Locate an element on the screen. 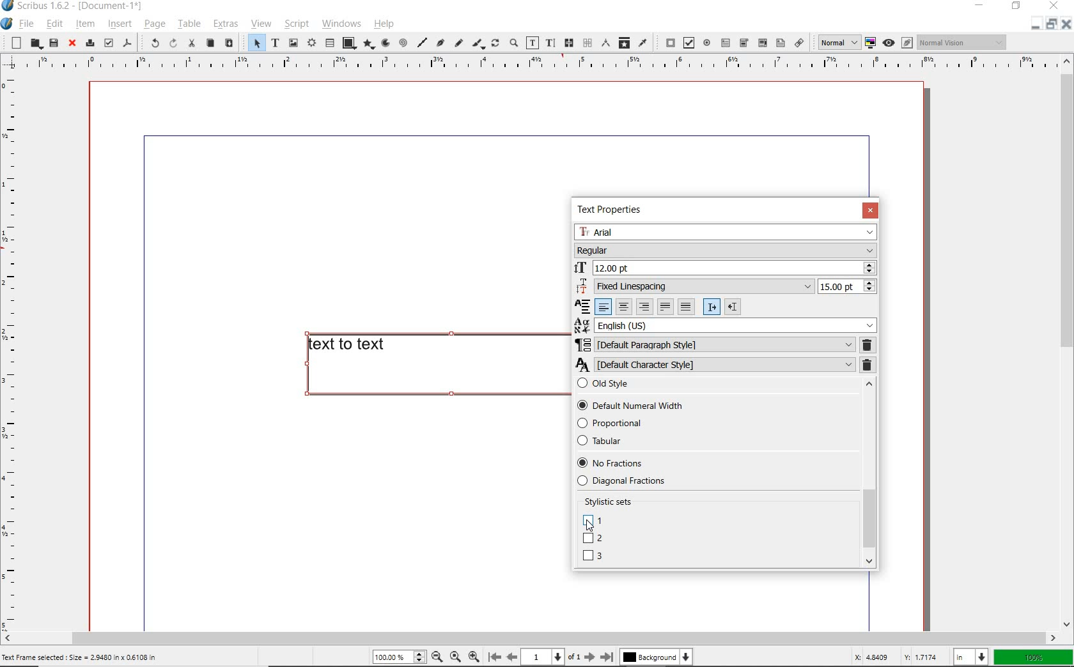  script is located at coordinates (295, 24).